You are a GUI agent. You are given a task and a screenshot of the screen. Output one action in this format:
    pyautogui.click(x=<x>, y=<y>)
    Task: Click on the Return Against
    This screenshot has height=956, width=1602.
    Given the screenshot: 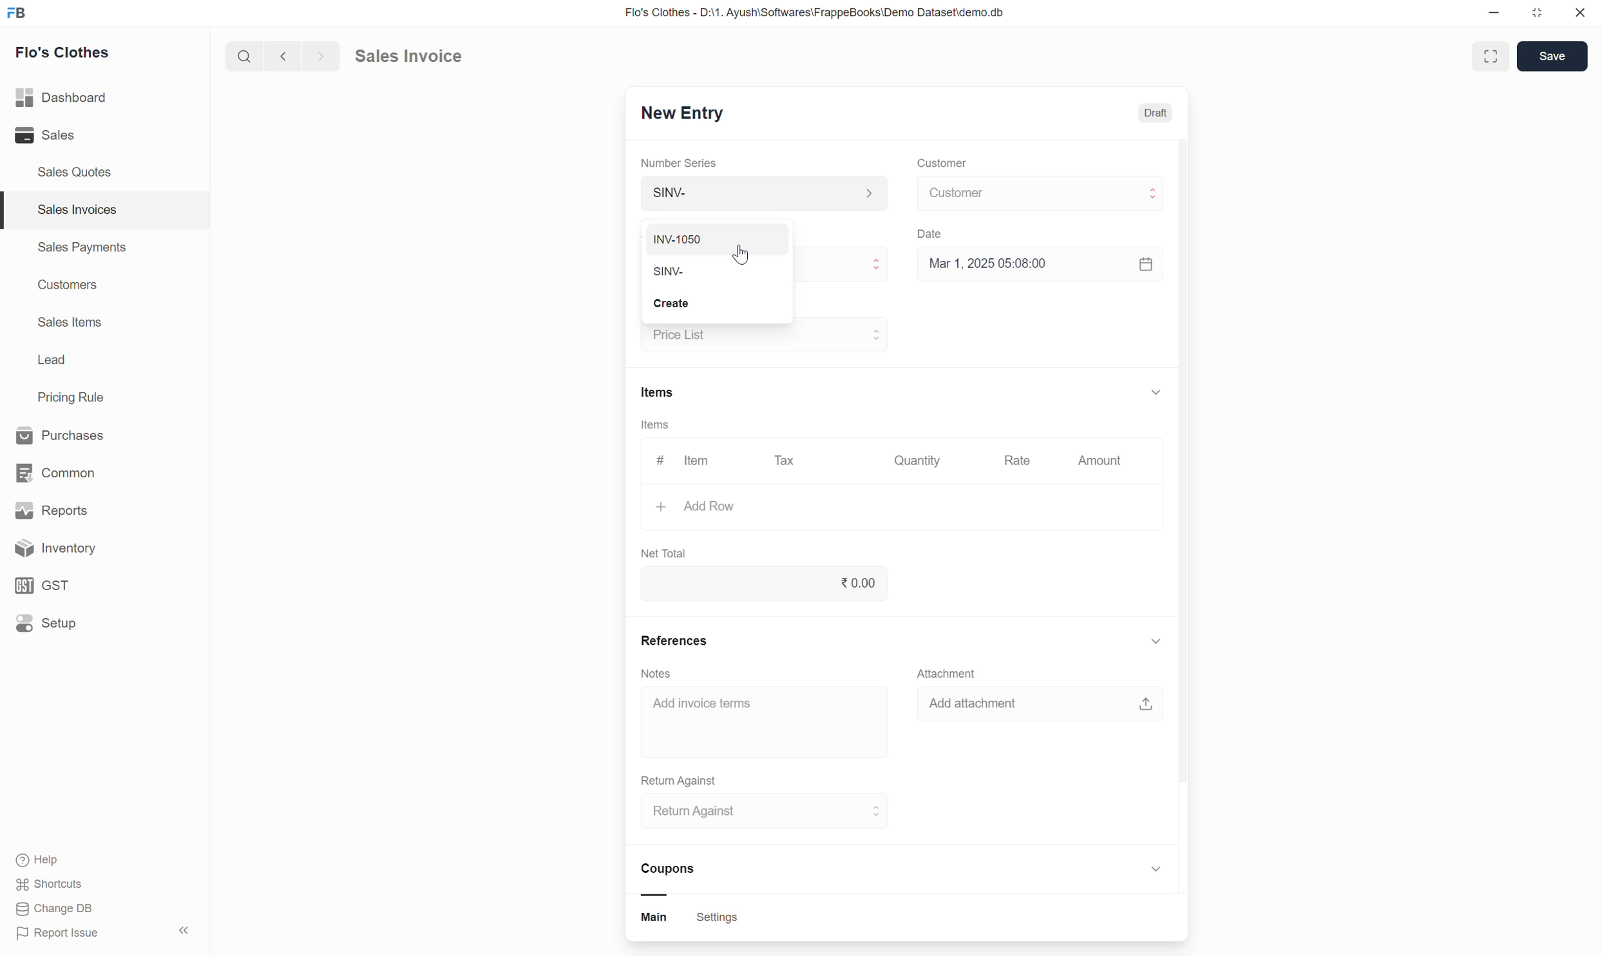 What is the action you would take?
    pyautogui.click(x=680, y=778)
    